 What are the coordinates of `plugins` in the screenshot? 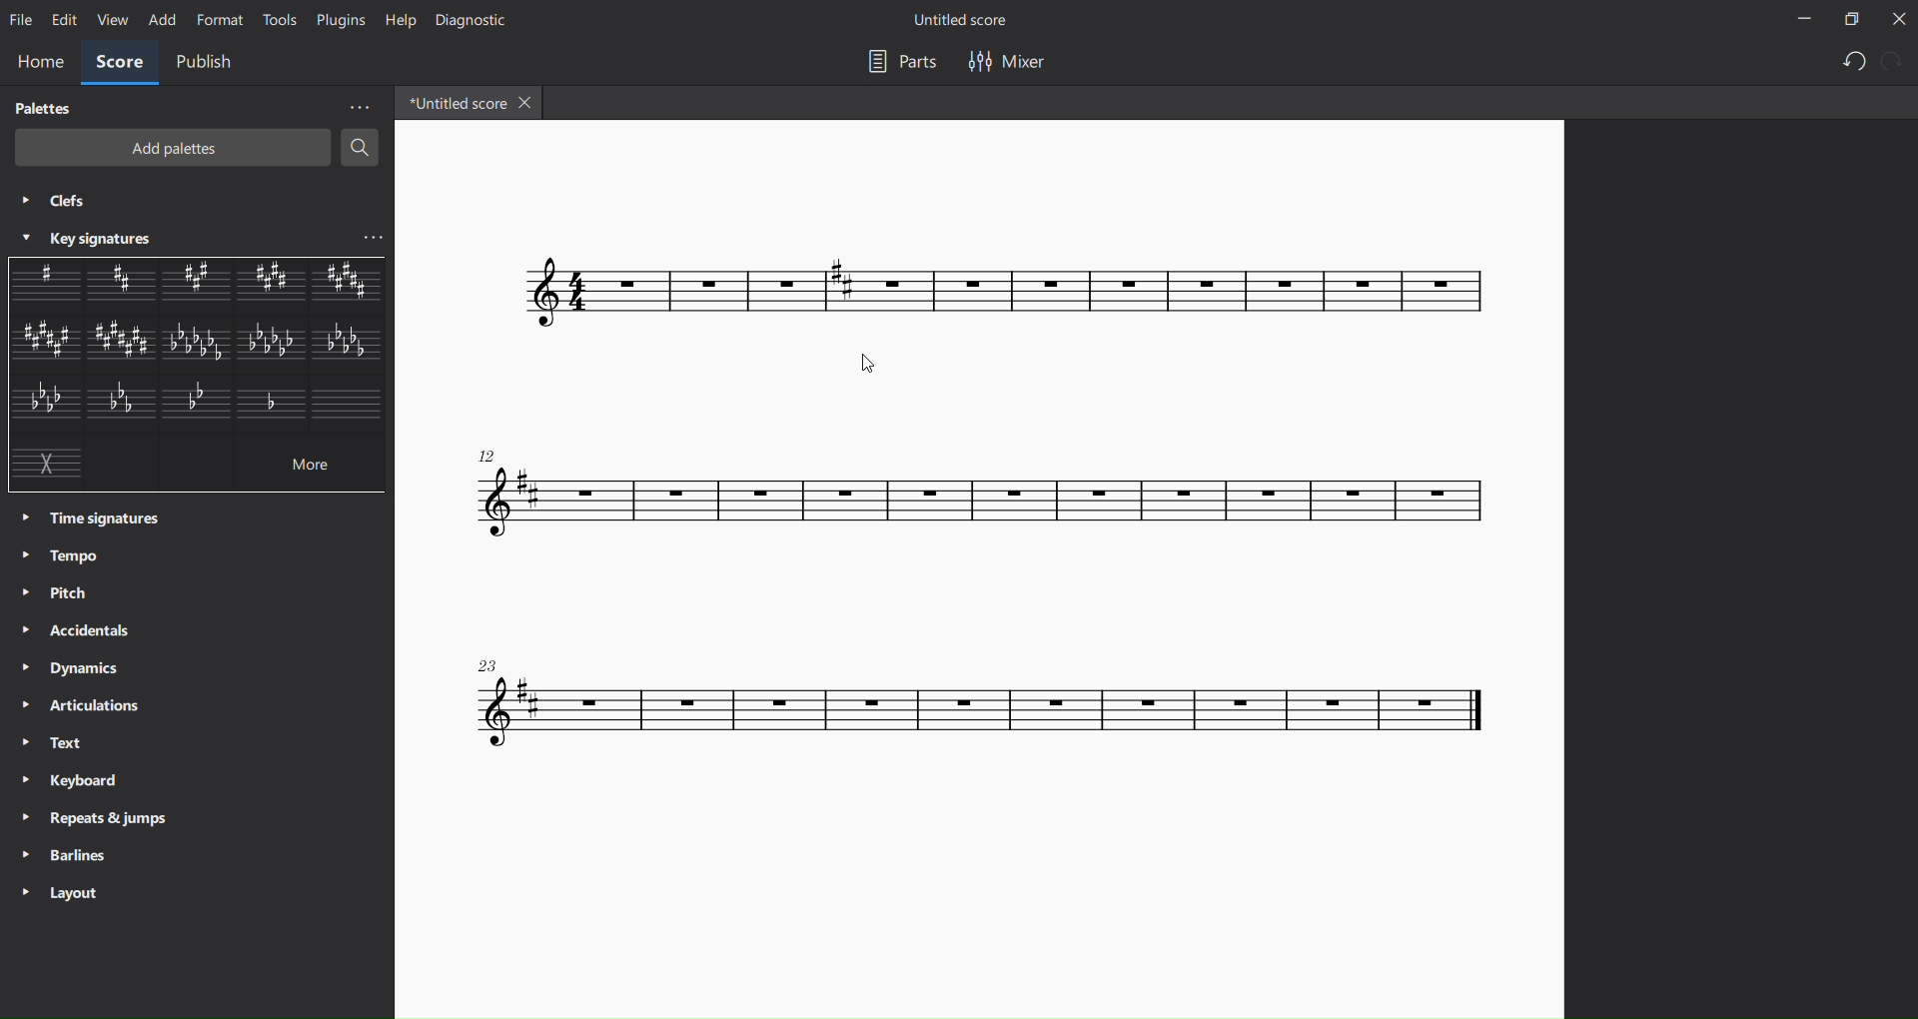 It's located at (338, 20).